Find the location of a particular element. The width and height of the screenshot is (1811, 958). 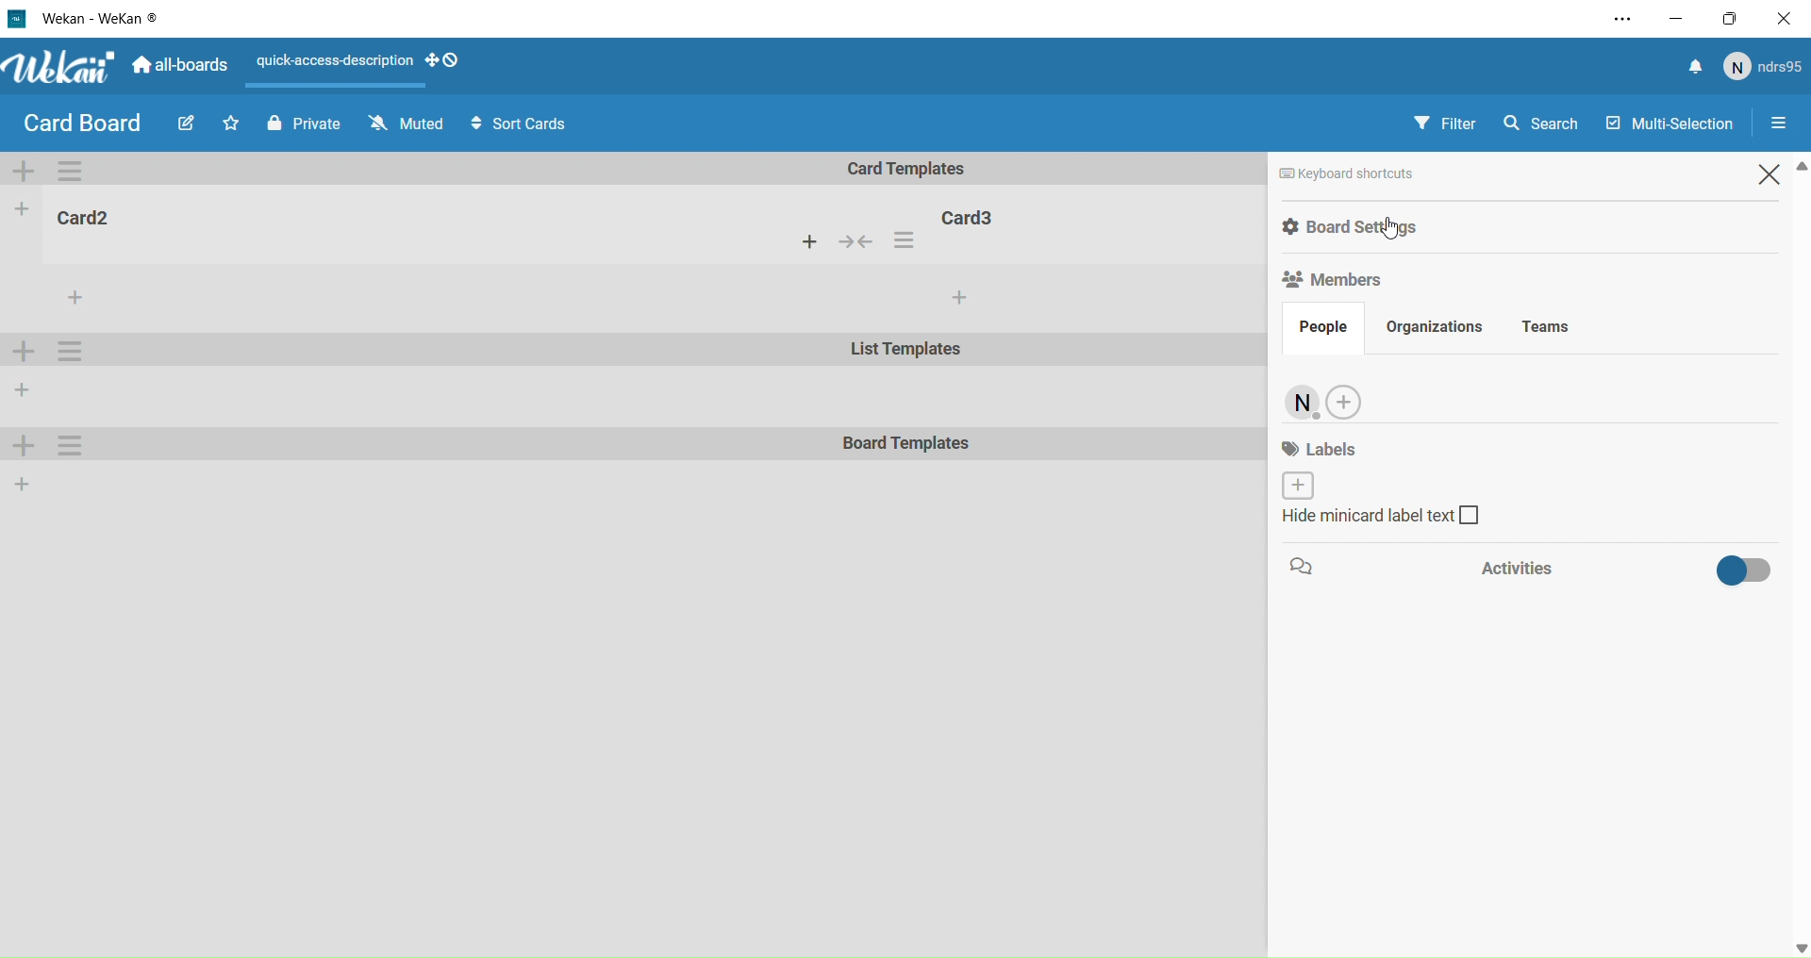

 is located at coordinates (20, 349).